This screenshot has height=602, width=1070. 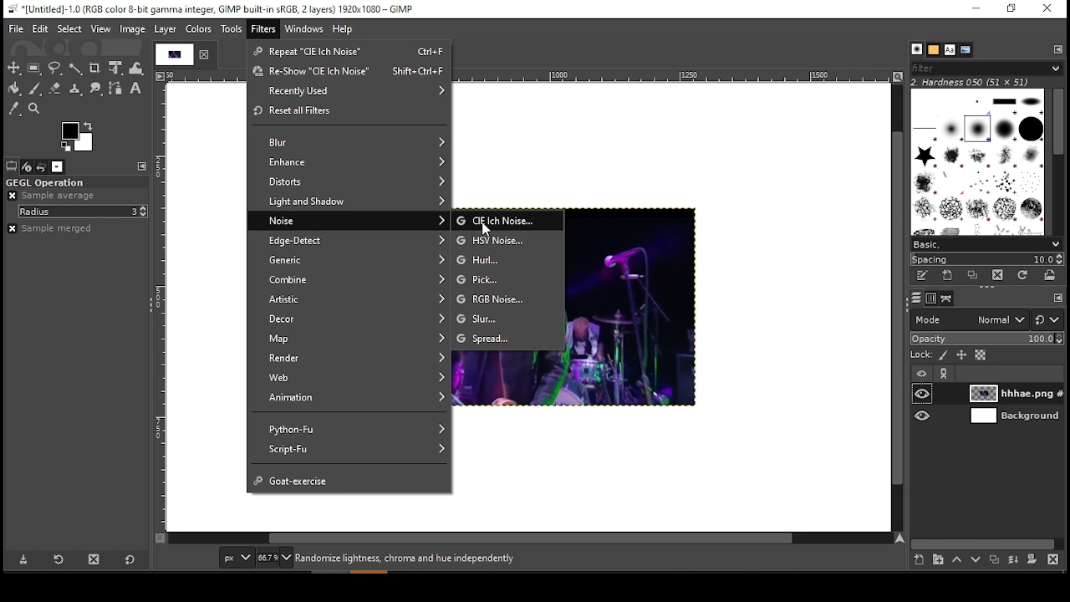 What do you see at coordinates (1013, 416) in the screenshot?
I see `layer ` at bounding box center [1013, 416].